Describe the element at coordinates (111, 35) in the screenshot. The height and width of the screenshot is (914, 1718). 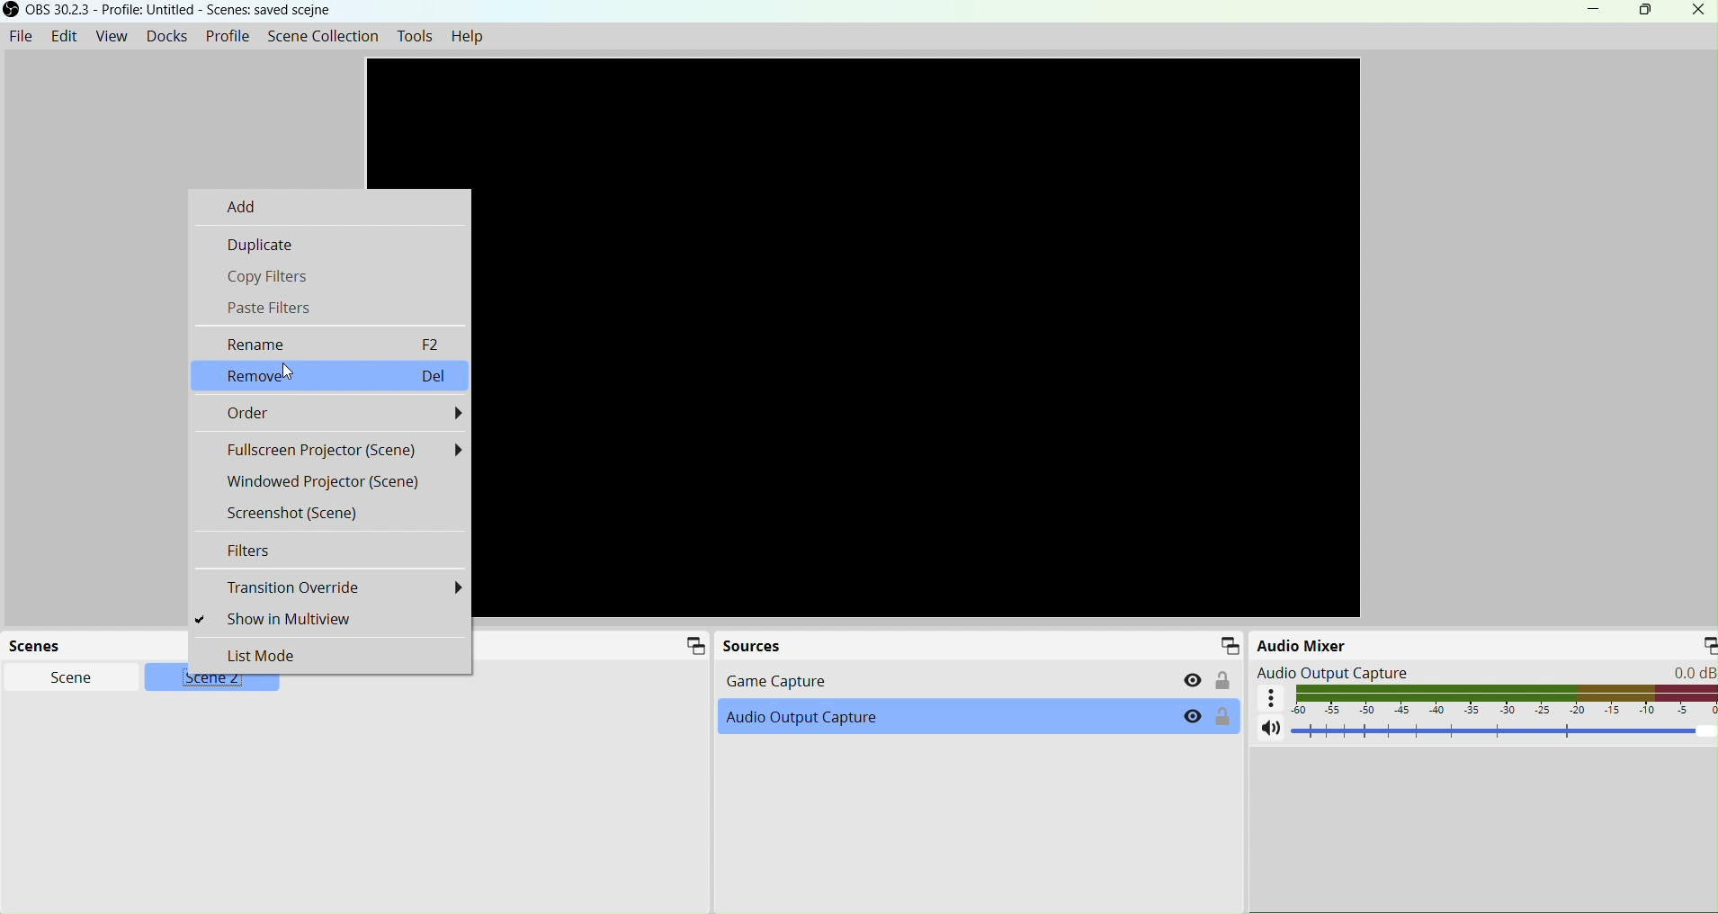
I see `View` at that location.